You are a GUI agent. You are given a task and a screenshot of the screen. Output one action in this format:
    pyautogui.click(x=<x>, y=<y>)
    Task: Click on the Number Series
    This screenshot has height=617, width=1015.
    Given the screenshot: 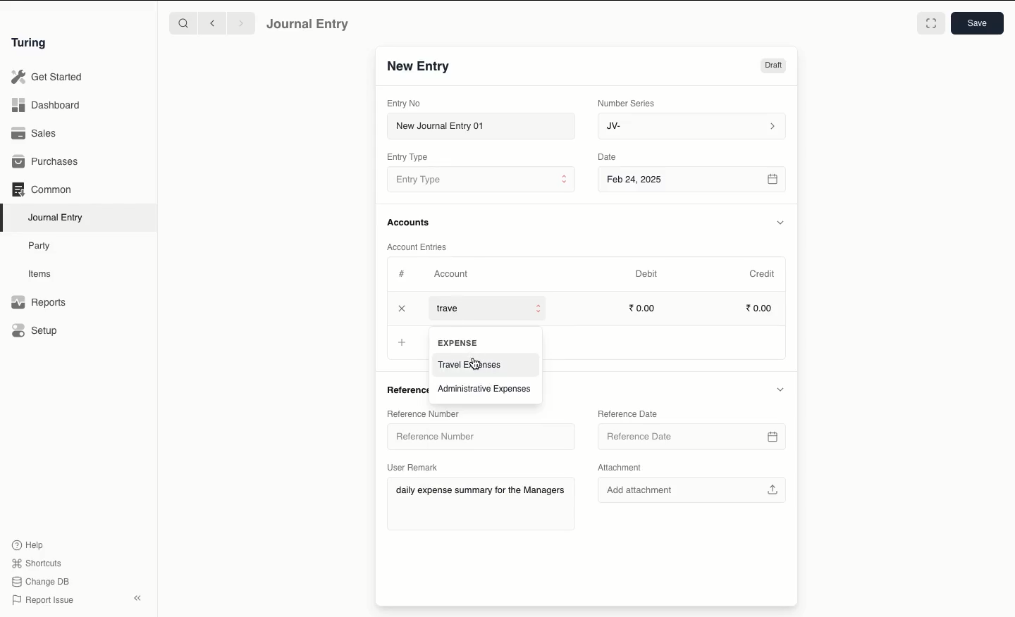 What is the action you would take?
    pyautogui.click(x=629, y=104)
    